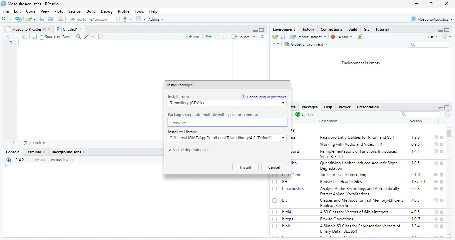  Describe the element at coordinates (75, 11) in the screenshot. I see `Session` at that location.